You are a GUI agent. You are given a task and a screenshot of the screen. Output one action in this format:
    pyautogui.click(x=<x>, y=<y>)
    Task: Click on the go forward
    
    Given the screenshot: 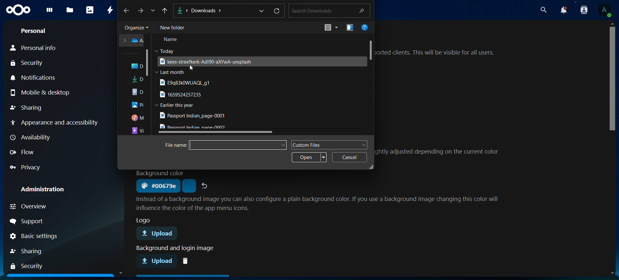 What is the action you would take?
    pyautogui.click(x=142, y=10)
    